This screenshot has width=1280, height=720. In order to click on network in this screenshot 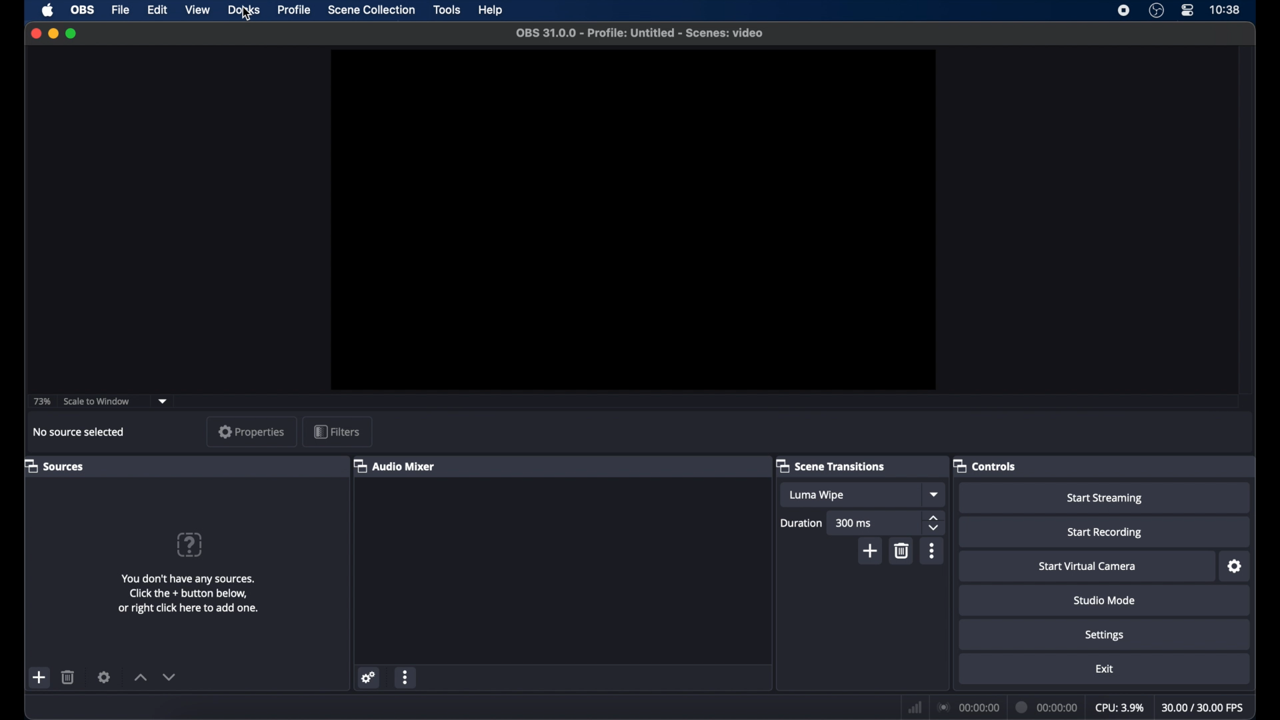, I will do `click(915, 707)`.